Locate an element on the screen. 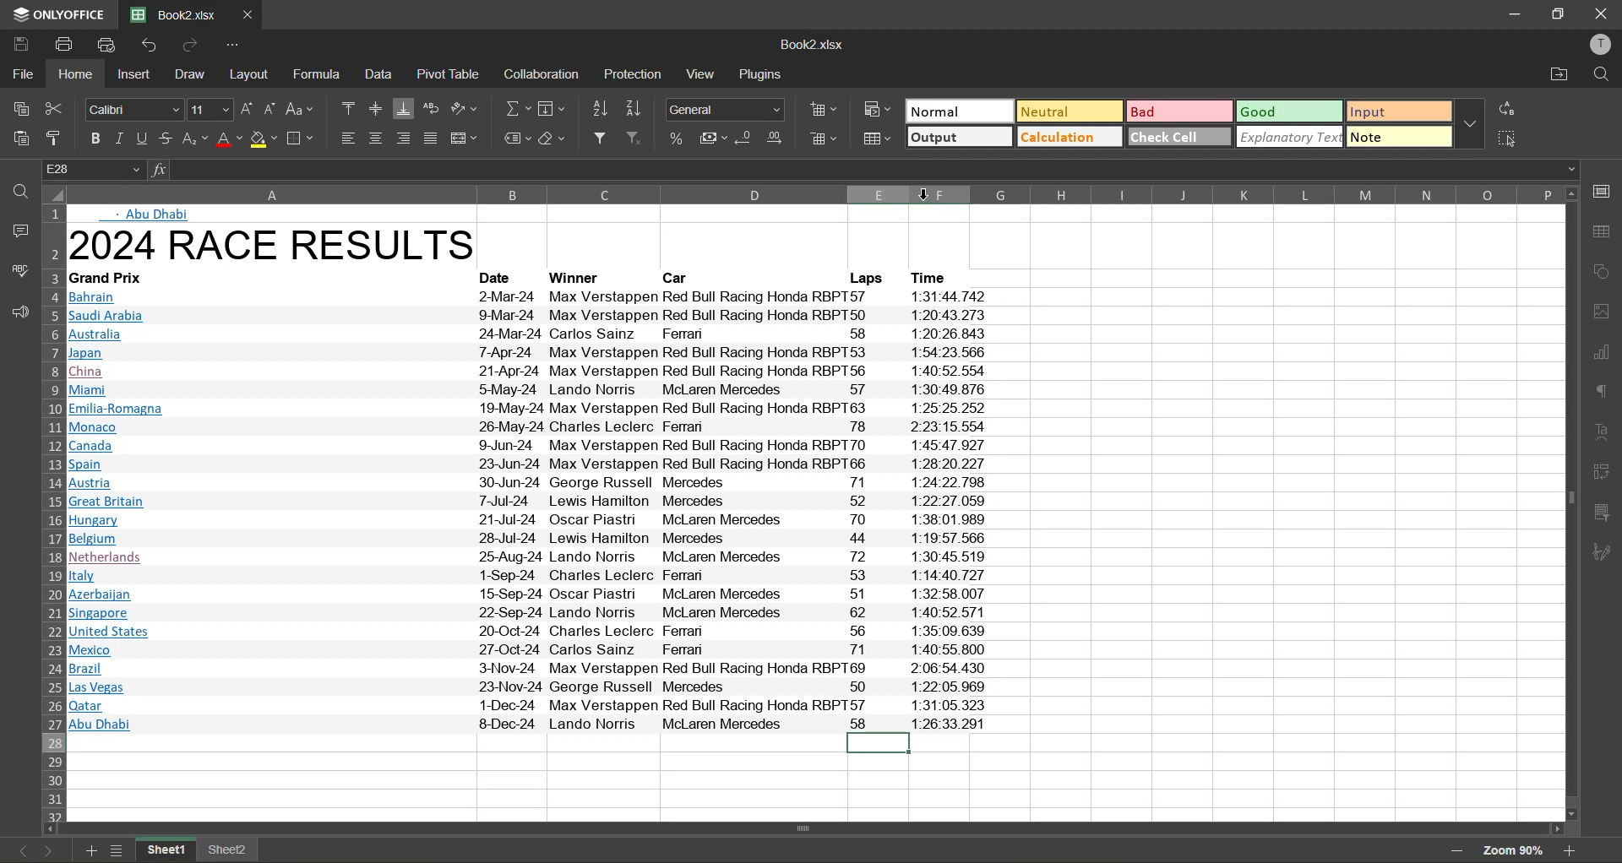 The width and height of the screenshot is (1622, 863). file name: Book2 xisx is located at coordinates (171, 15).